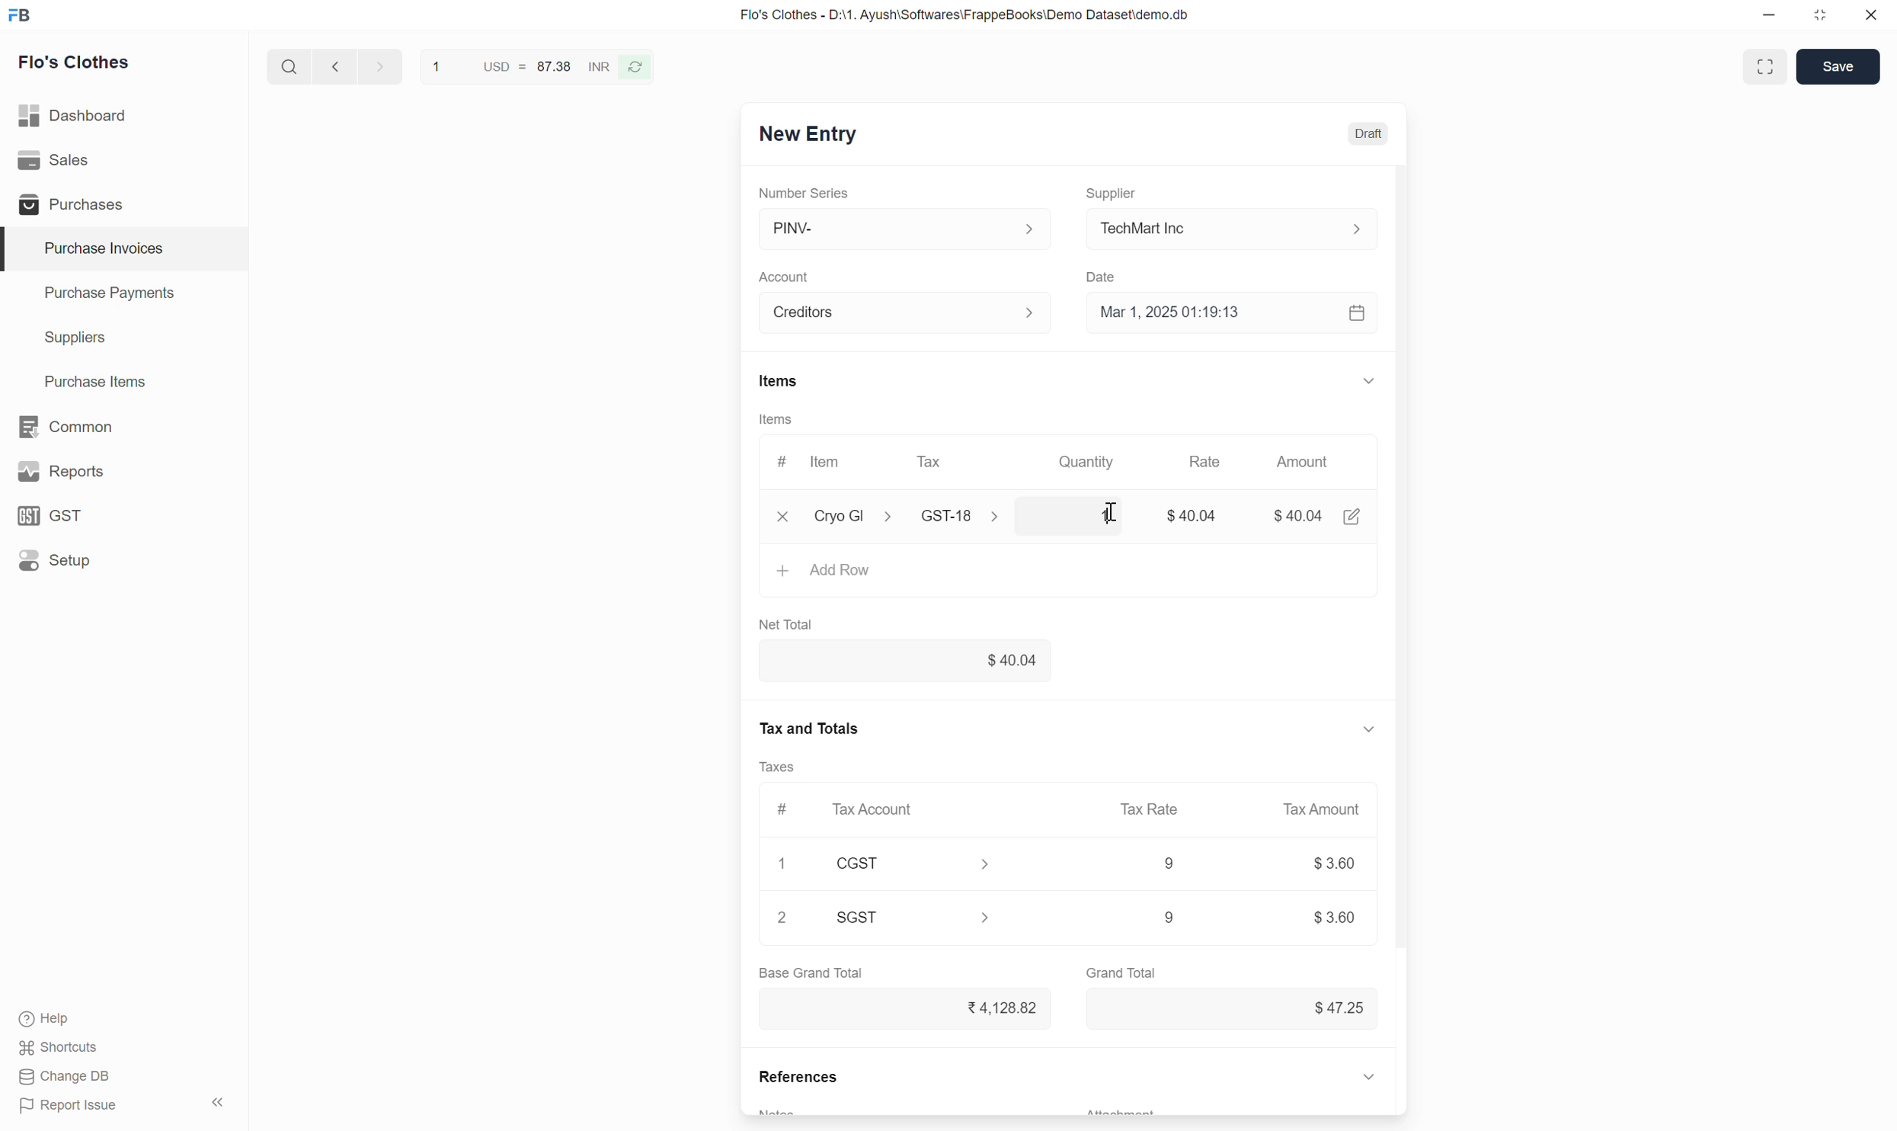 This screenshot has height=1131, width=1897. What do you see at coordinates (1215, 460) in the screenshot?
I see `Rate` at bounding box center [1215, 460].